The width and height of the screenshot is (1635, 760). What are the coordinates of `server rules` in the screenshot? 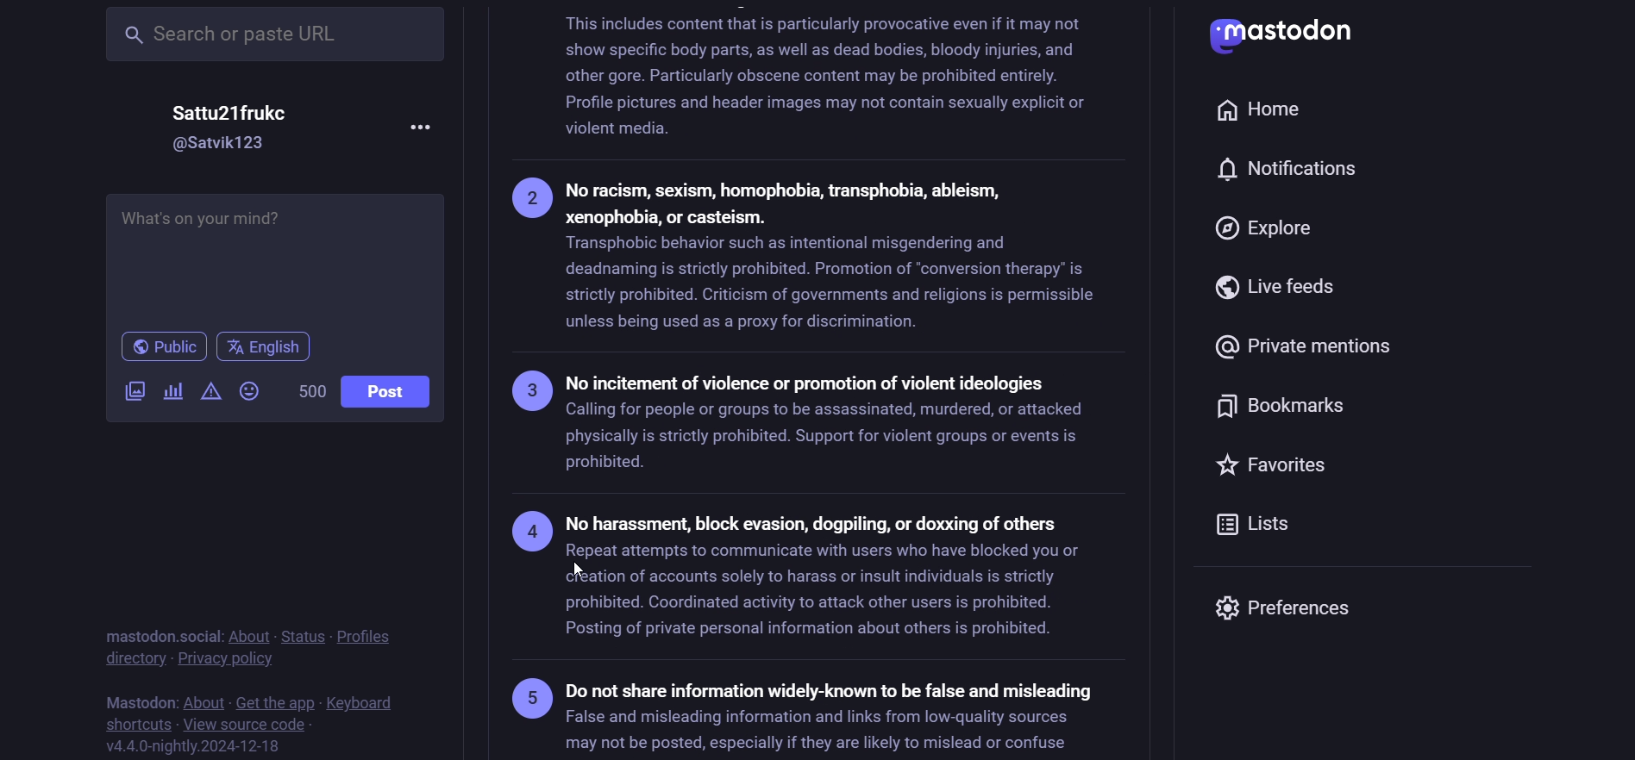 It's located at (819, 382).